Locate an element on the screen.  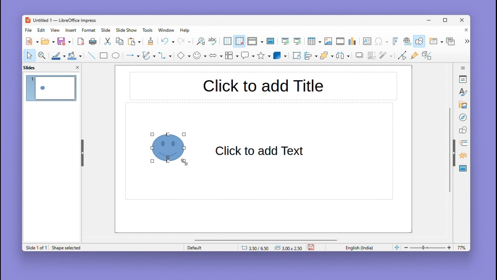
Shape Symbol (Smiley) is located at coordinates (171, 147).